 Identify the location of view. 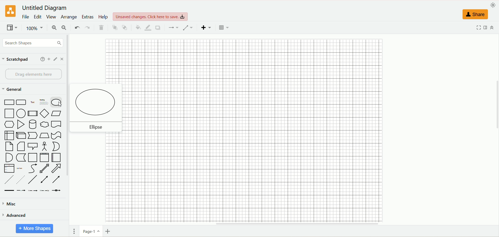
(12, 27).